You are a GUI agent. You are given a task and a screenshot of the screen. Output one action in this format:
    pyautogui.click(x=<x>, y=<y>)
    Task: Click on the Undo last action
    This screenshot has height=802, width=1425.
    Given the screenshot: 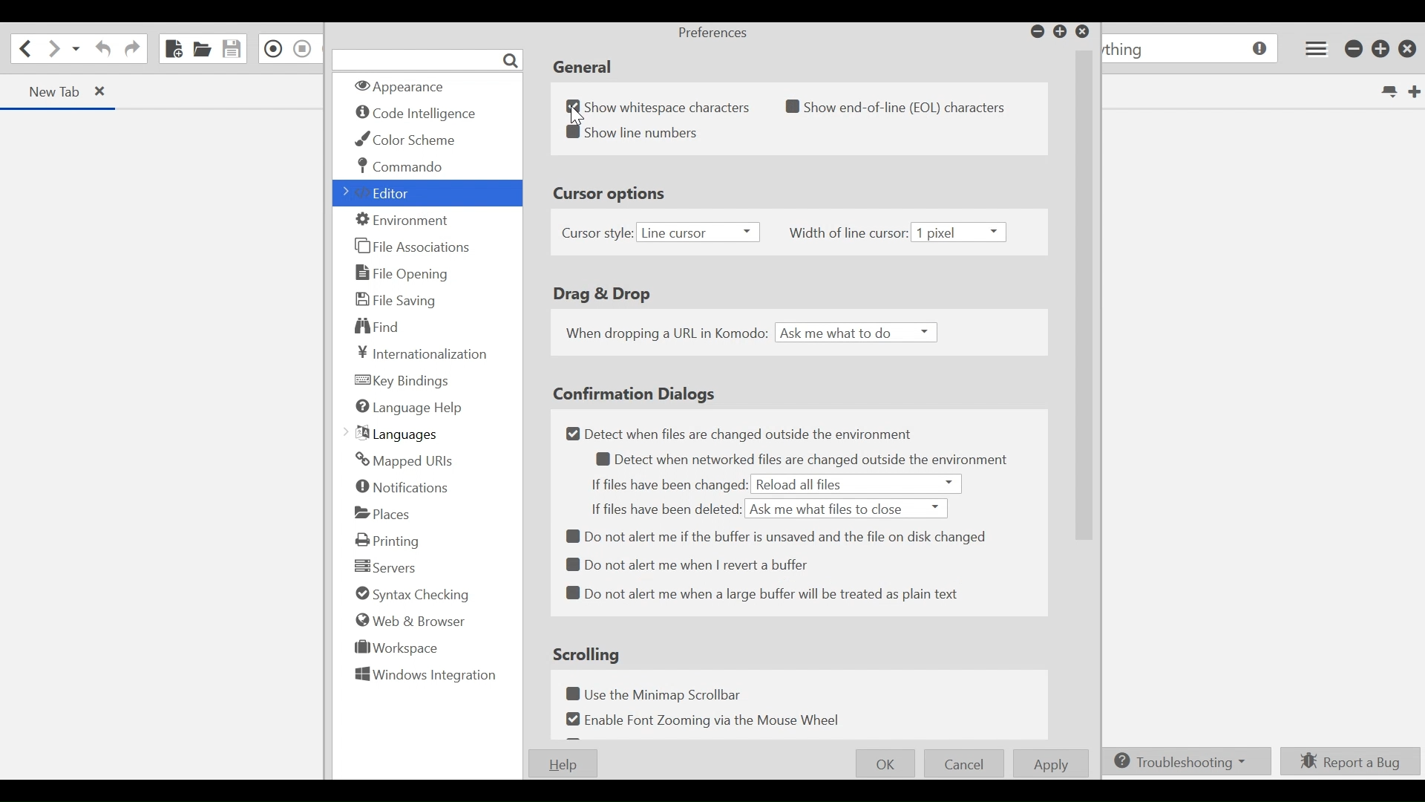 What is the action you would take?
    pyautogui.click(x=104, y=49)
    